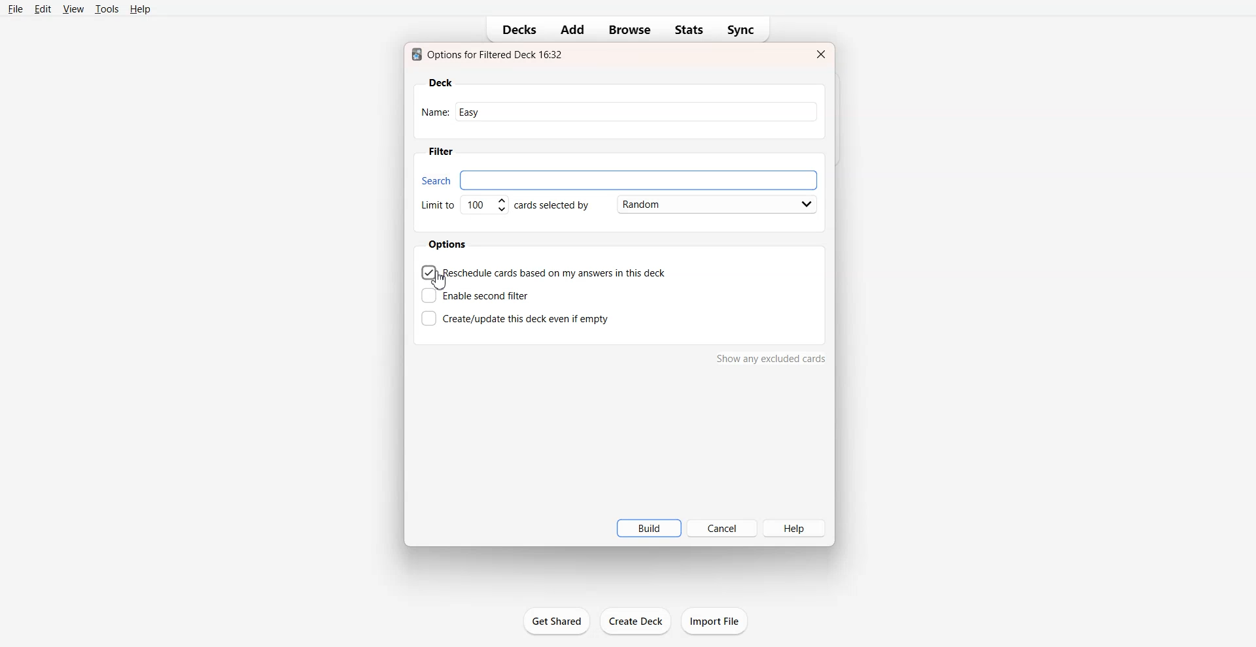 The height and width of the screenshot is (647, 1256). What do you see at coordinates (515, 317) in the screenshot?
I see `Create this deck even if empty` at bounding box center [515, 317].